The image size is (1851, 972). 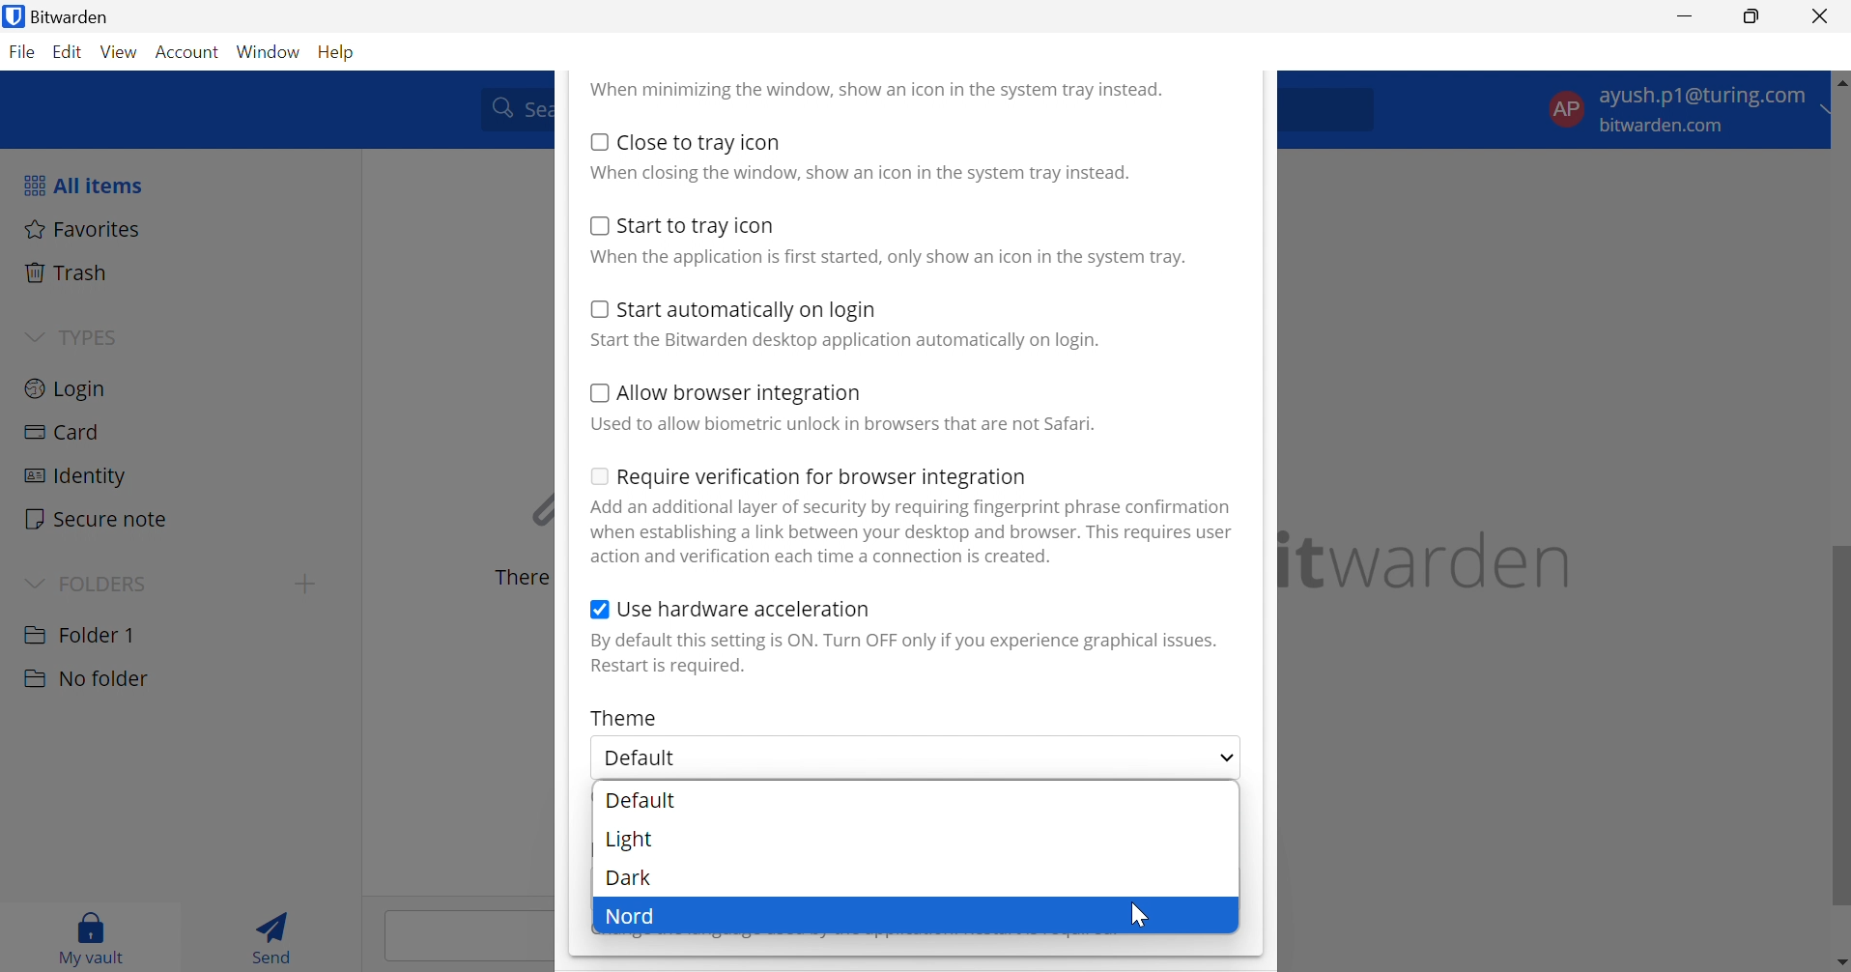 What do you see at coordinates (824, 557) in the screenshot?
I see `action and verification each time a connection is created.` at bounding box center [824, 557].